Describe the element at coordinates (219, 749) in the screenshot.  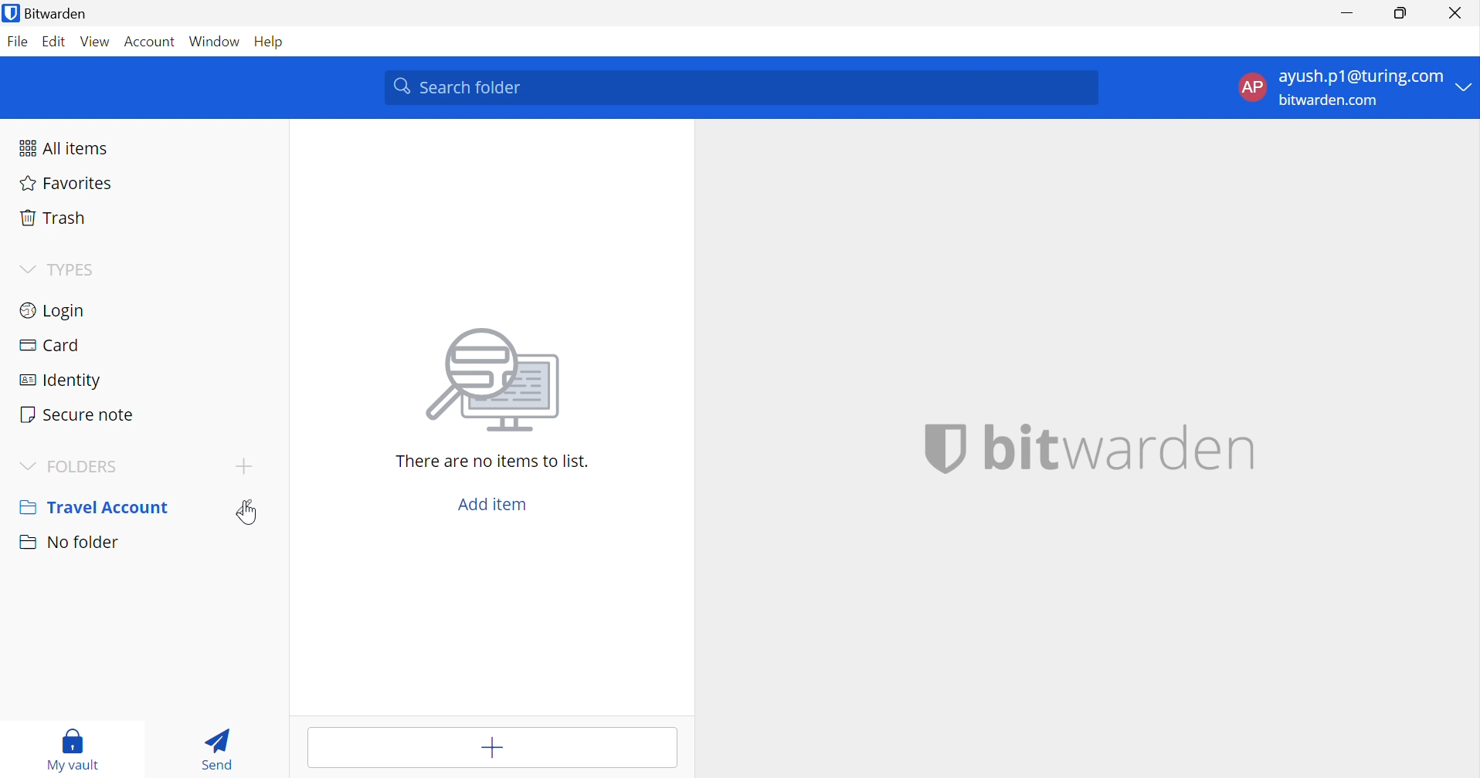
I see `Send` at that location.